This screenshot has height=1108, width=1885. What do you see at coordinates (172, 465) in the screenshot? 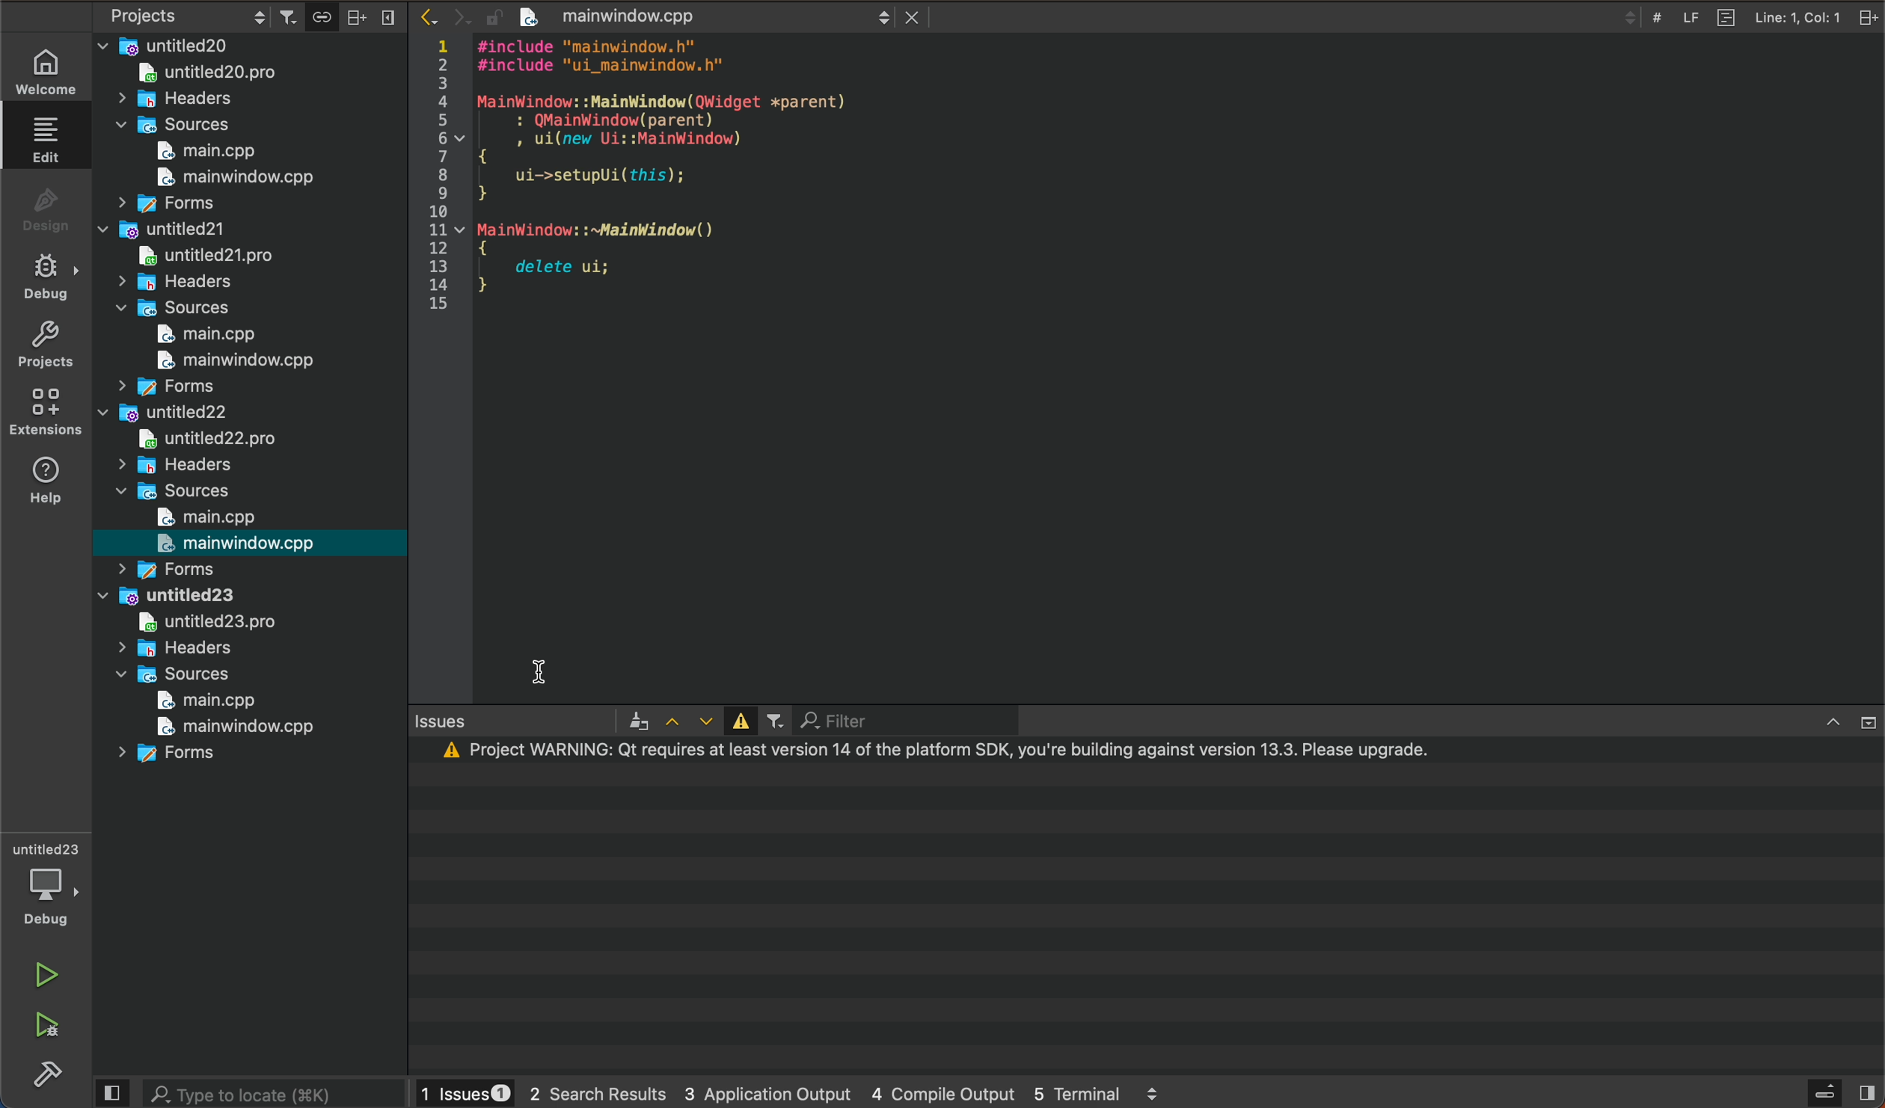
I see `headers` at bounding box center [172, 465].